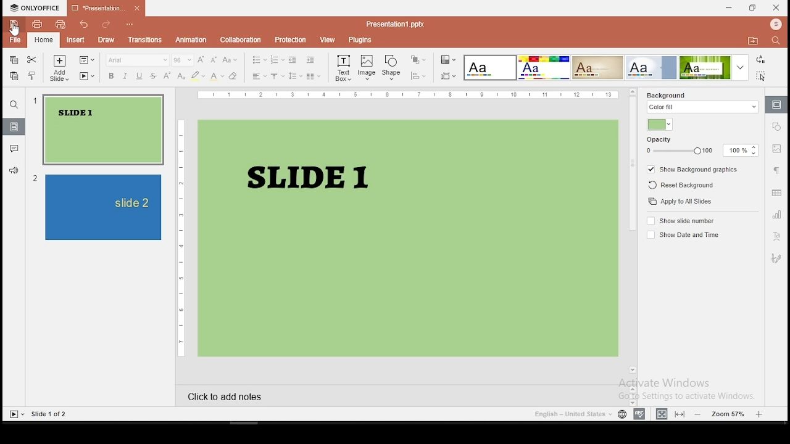 This screenshot has width=790, height=444. Describe the element at coordinates (489, 68) in the screenshot. I see `select color theme` at that location.